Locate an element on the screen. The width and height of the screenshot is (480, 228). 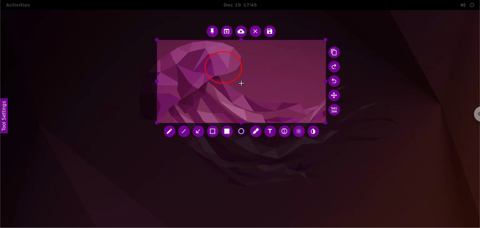
save is located at coordinates (270, 31).